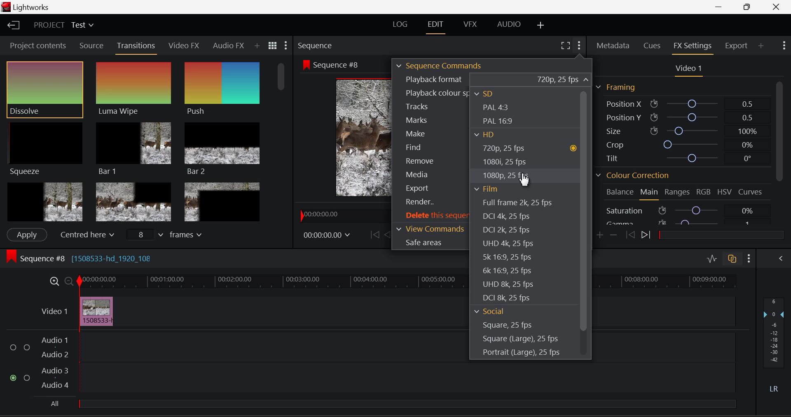 This screenshot has height=417, width=791. I want to click on Back to Homepage, so click(16, 26).